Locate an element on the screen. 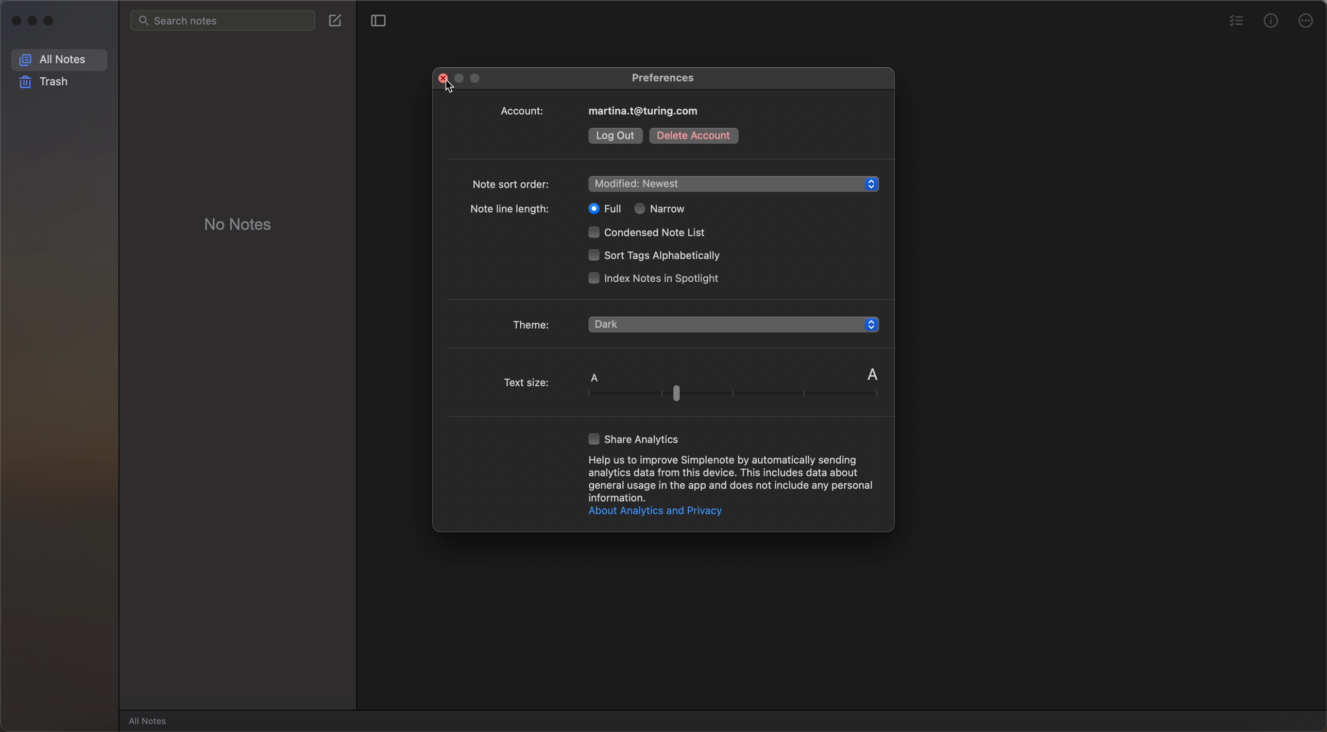 This screenshot has width=1327, height=732. Cursor is located at coordinates (451, 89).